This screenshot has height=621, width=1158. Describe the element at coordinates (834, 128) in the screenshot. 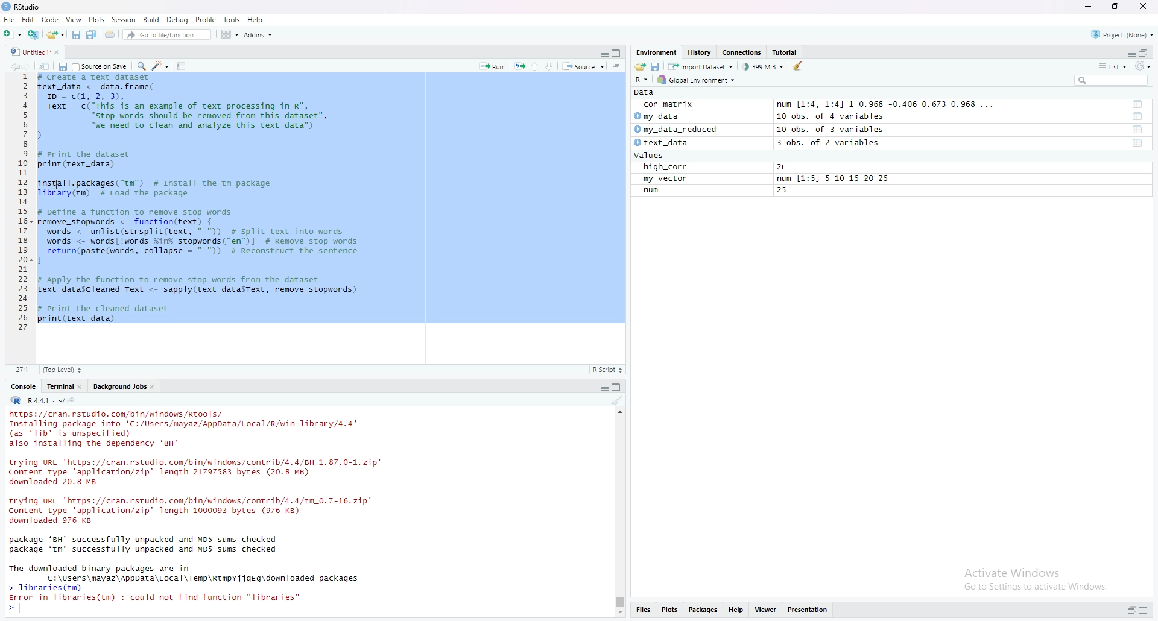

I see `10 obs. of 3 variables` at that location.